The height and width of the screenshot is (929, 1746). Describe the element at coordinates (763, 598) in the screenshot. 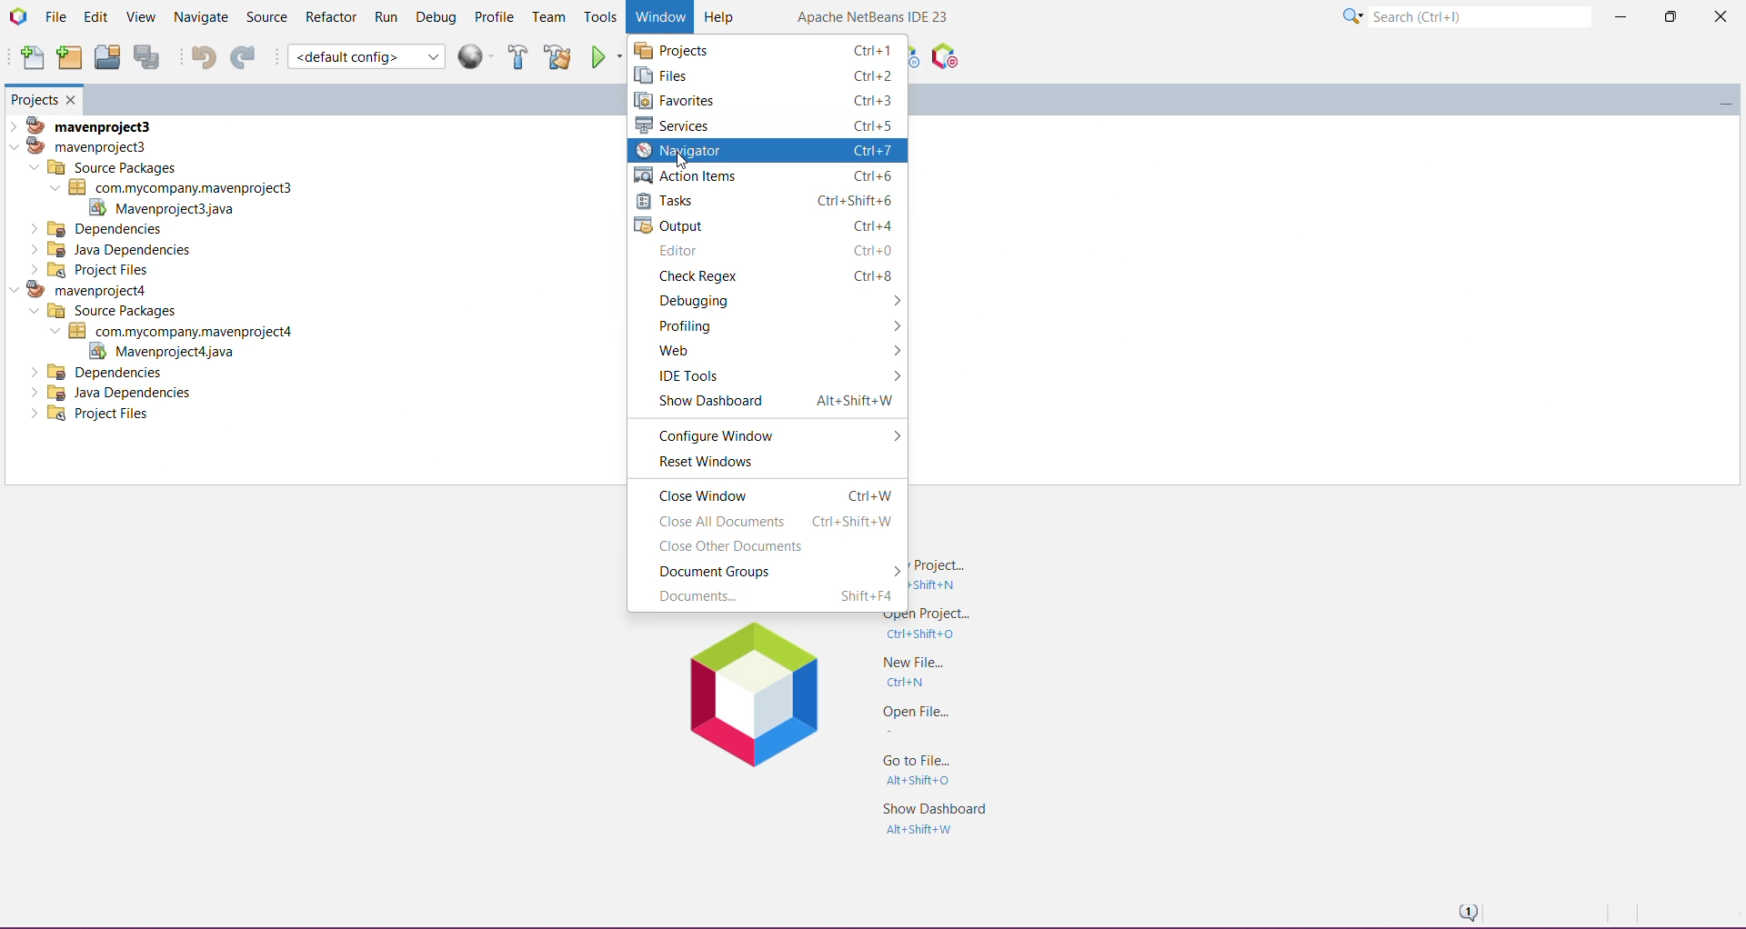

I see `Documents` at that location.